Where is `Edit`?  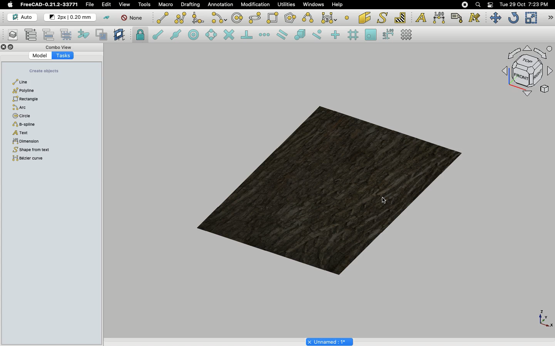
Edit is located at coordinates (107, 5).